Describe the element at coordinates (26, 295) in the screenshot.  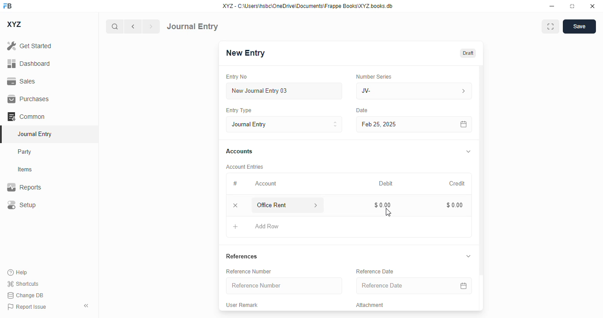
I see `change DB` at that location.